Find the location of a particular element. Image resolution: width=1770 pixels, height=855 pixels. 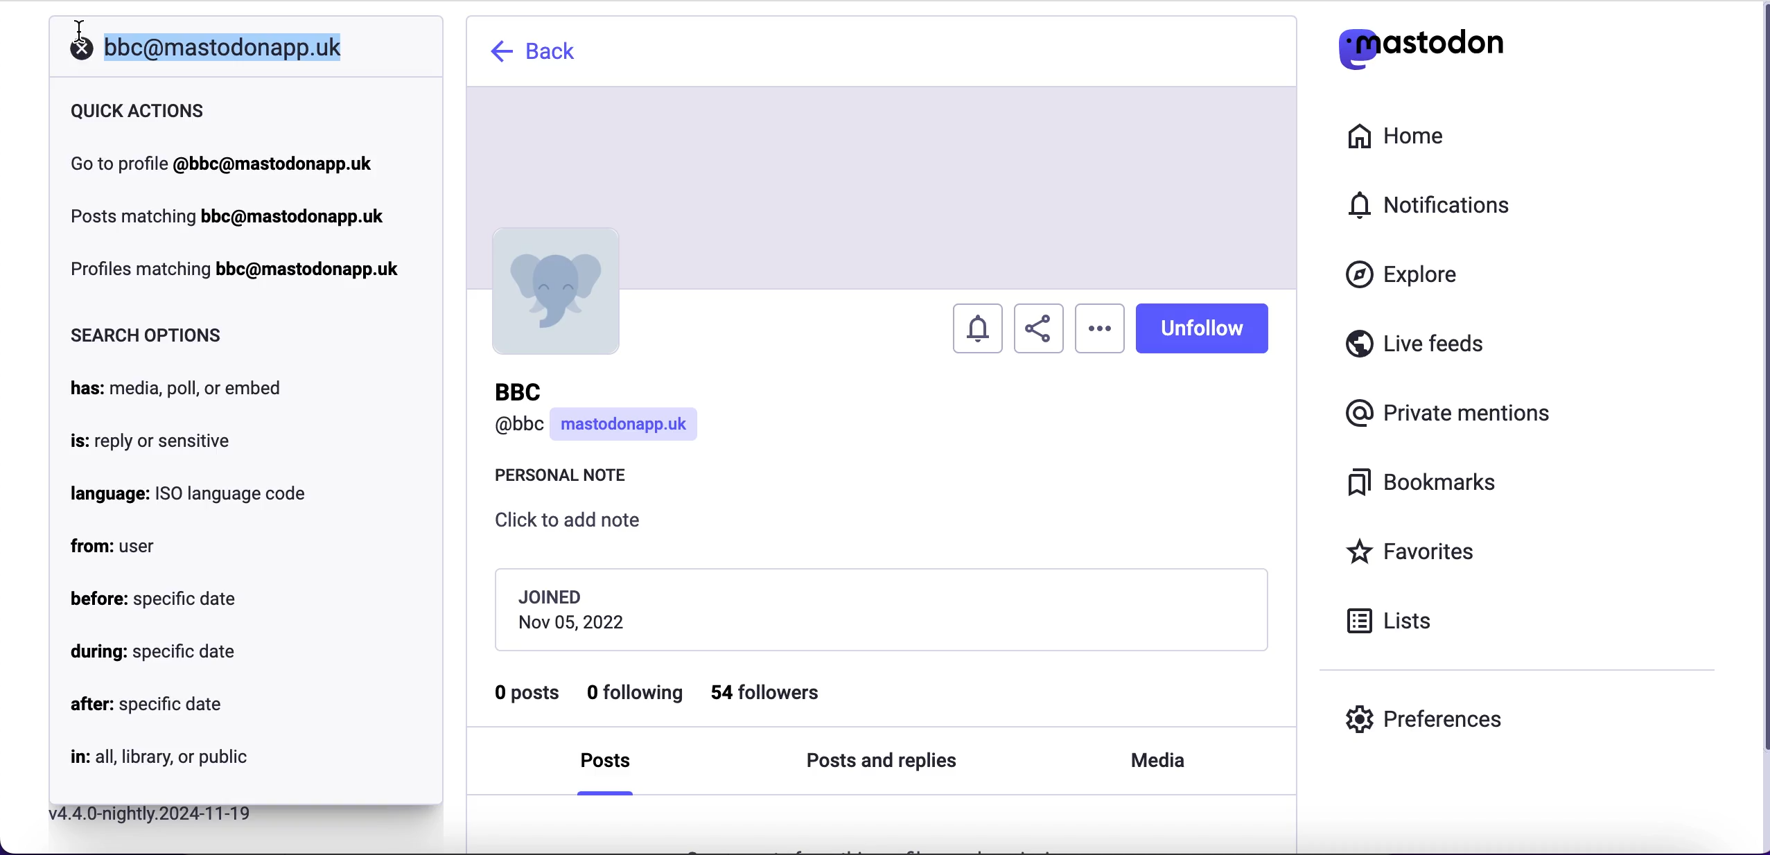

post matching is located at coordinates (227, 215).